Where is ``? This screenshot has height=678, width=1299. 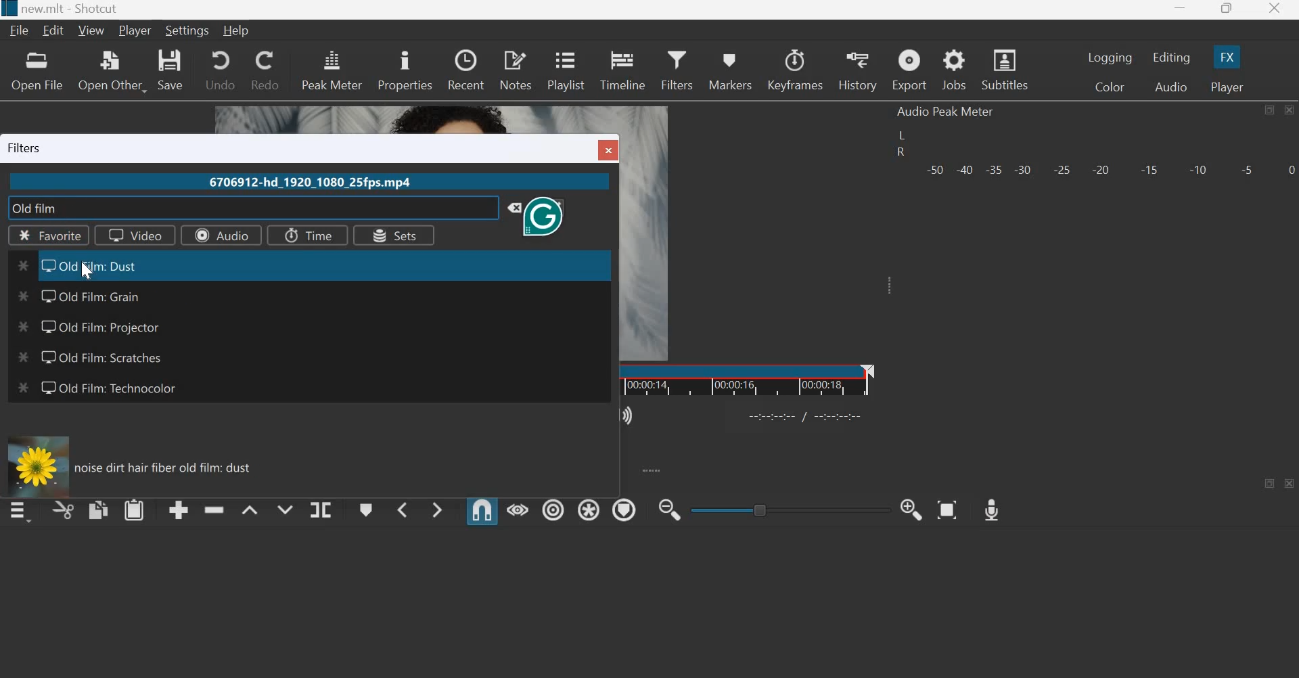
 is located at coordinates (22, 267).